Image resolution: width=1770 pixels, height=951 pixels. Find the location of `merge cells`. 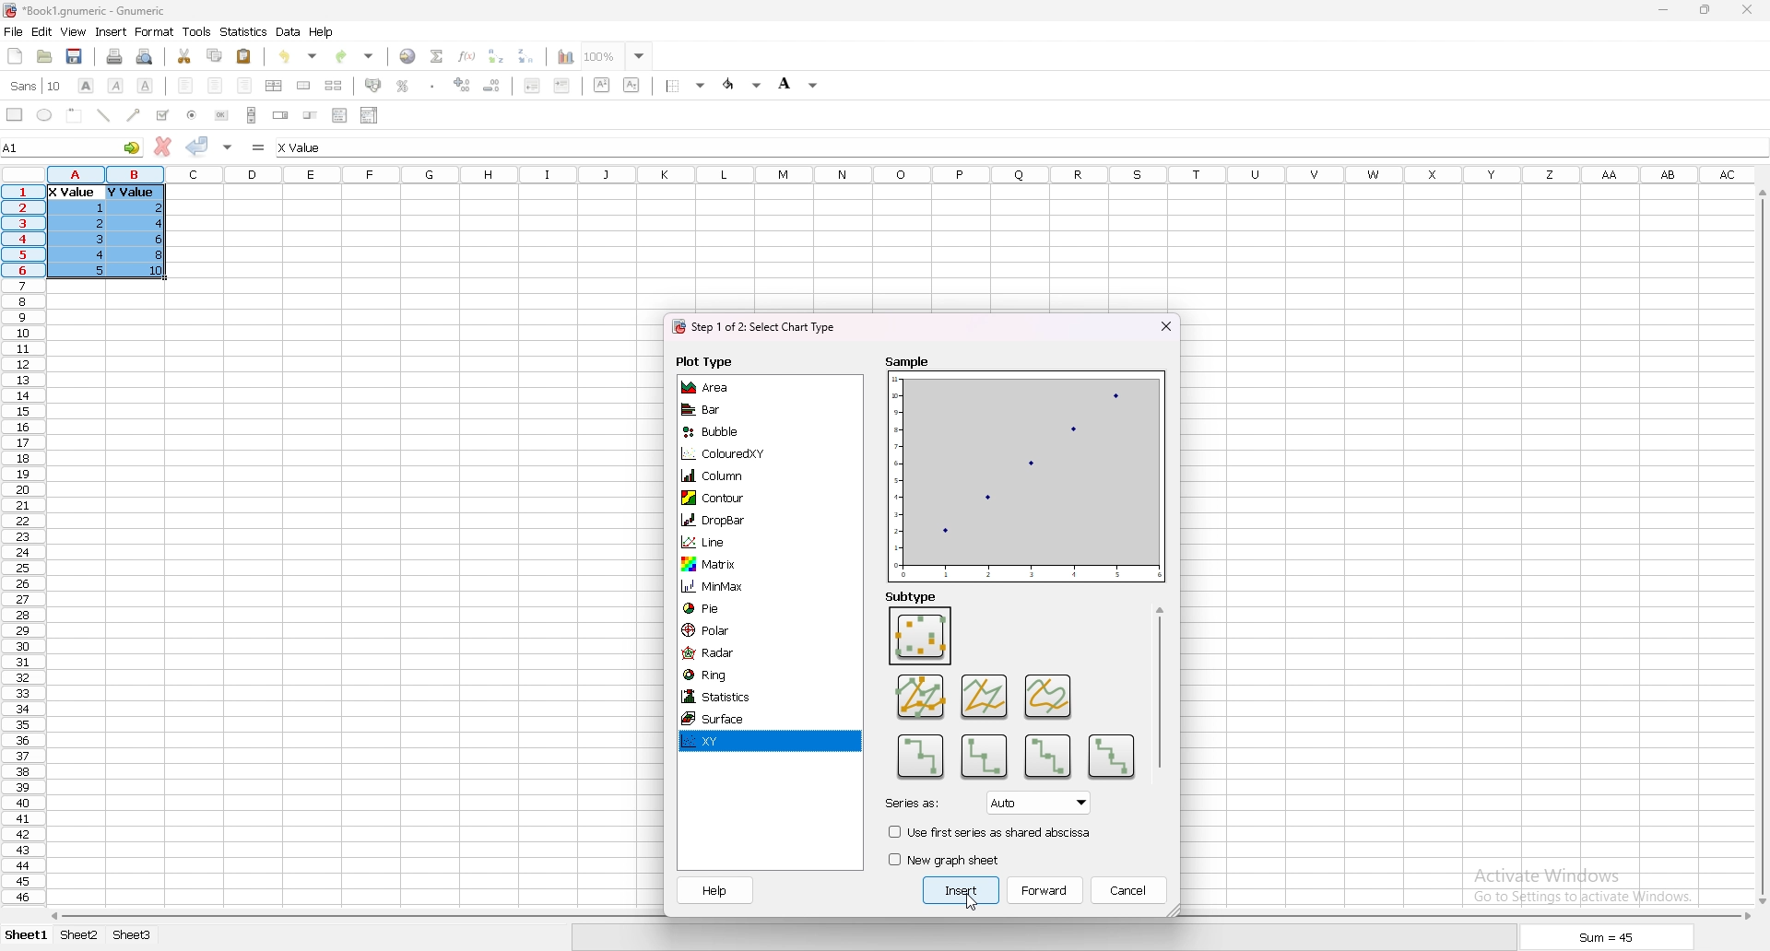

merge cells is located at coordinates (303, 86).